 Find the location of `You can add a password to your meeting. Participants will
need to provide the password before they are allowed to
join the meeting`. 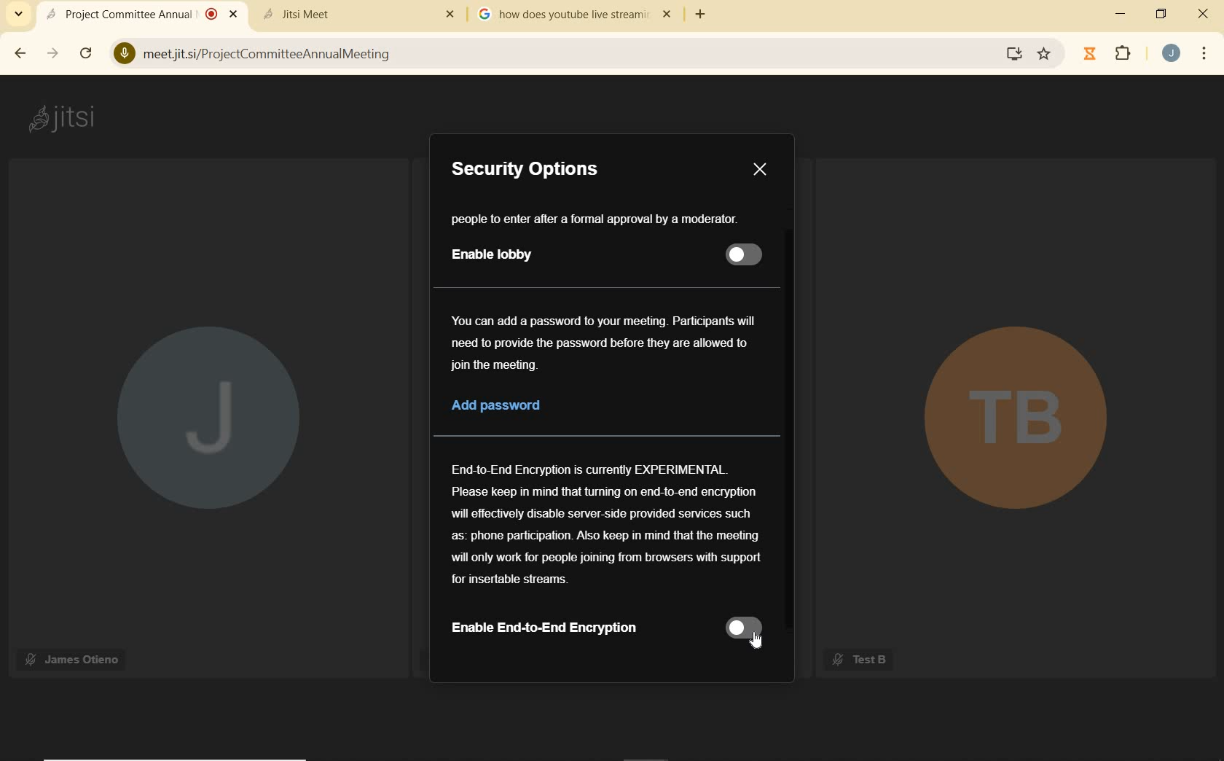

You can add a password to your meeting. Participants will
need to provide the password before they are allowed to
join the meeting is located at coordinates (607, 343).